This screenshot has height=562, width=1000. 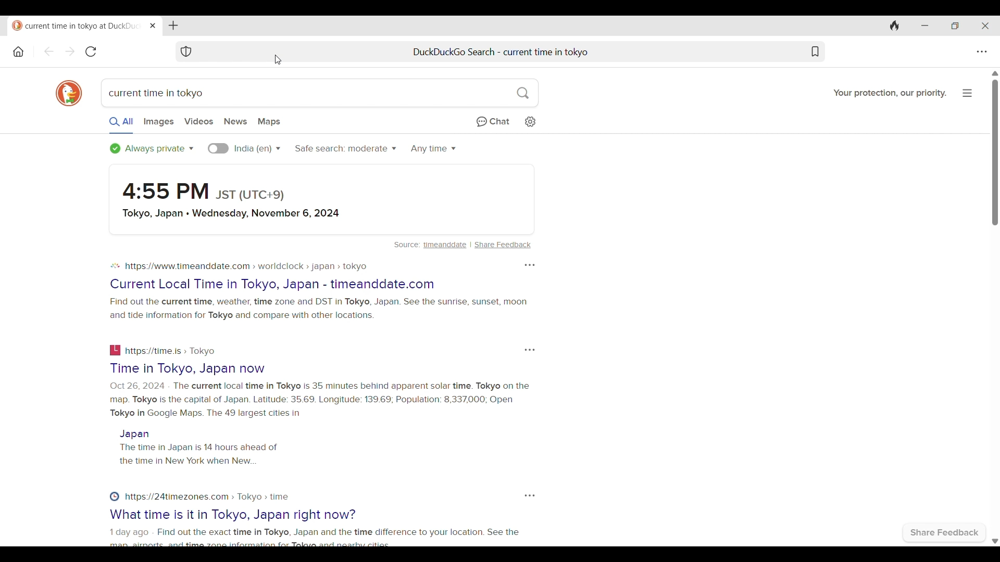 What do you see at coordinates (273, 285) in the screenshot?
I see `Current Local Time in Tokyo, Japan - timeanddate.com` at bounding box center [273, 285].